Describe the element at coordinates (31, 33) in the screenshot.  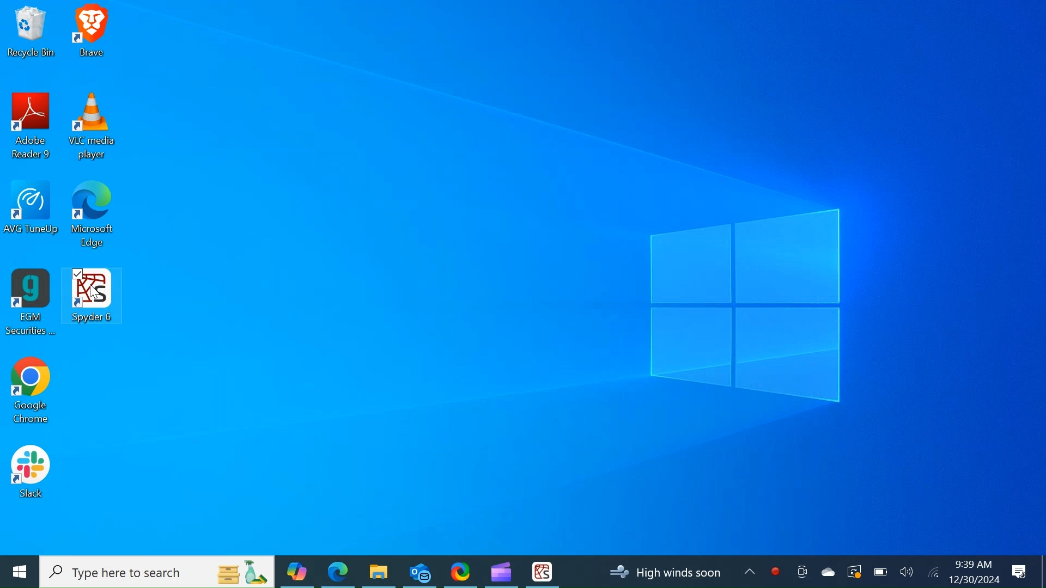
I see `Recycle bin Desktop Icon` at that location.